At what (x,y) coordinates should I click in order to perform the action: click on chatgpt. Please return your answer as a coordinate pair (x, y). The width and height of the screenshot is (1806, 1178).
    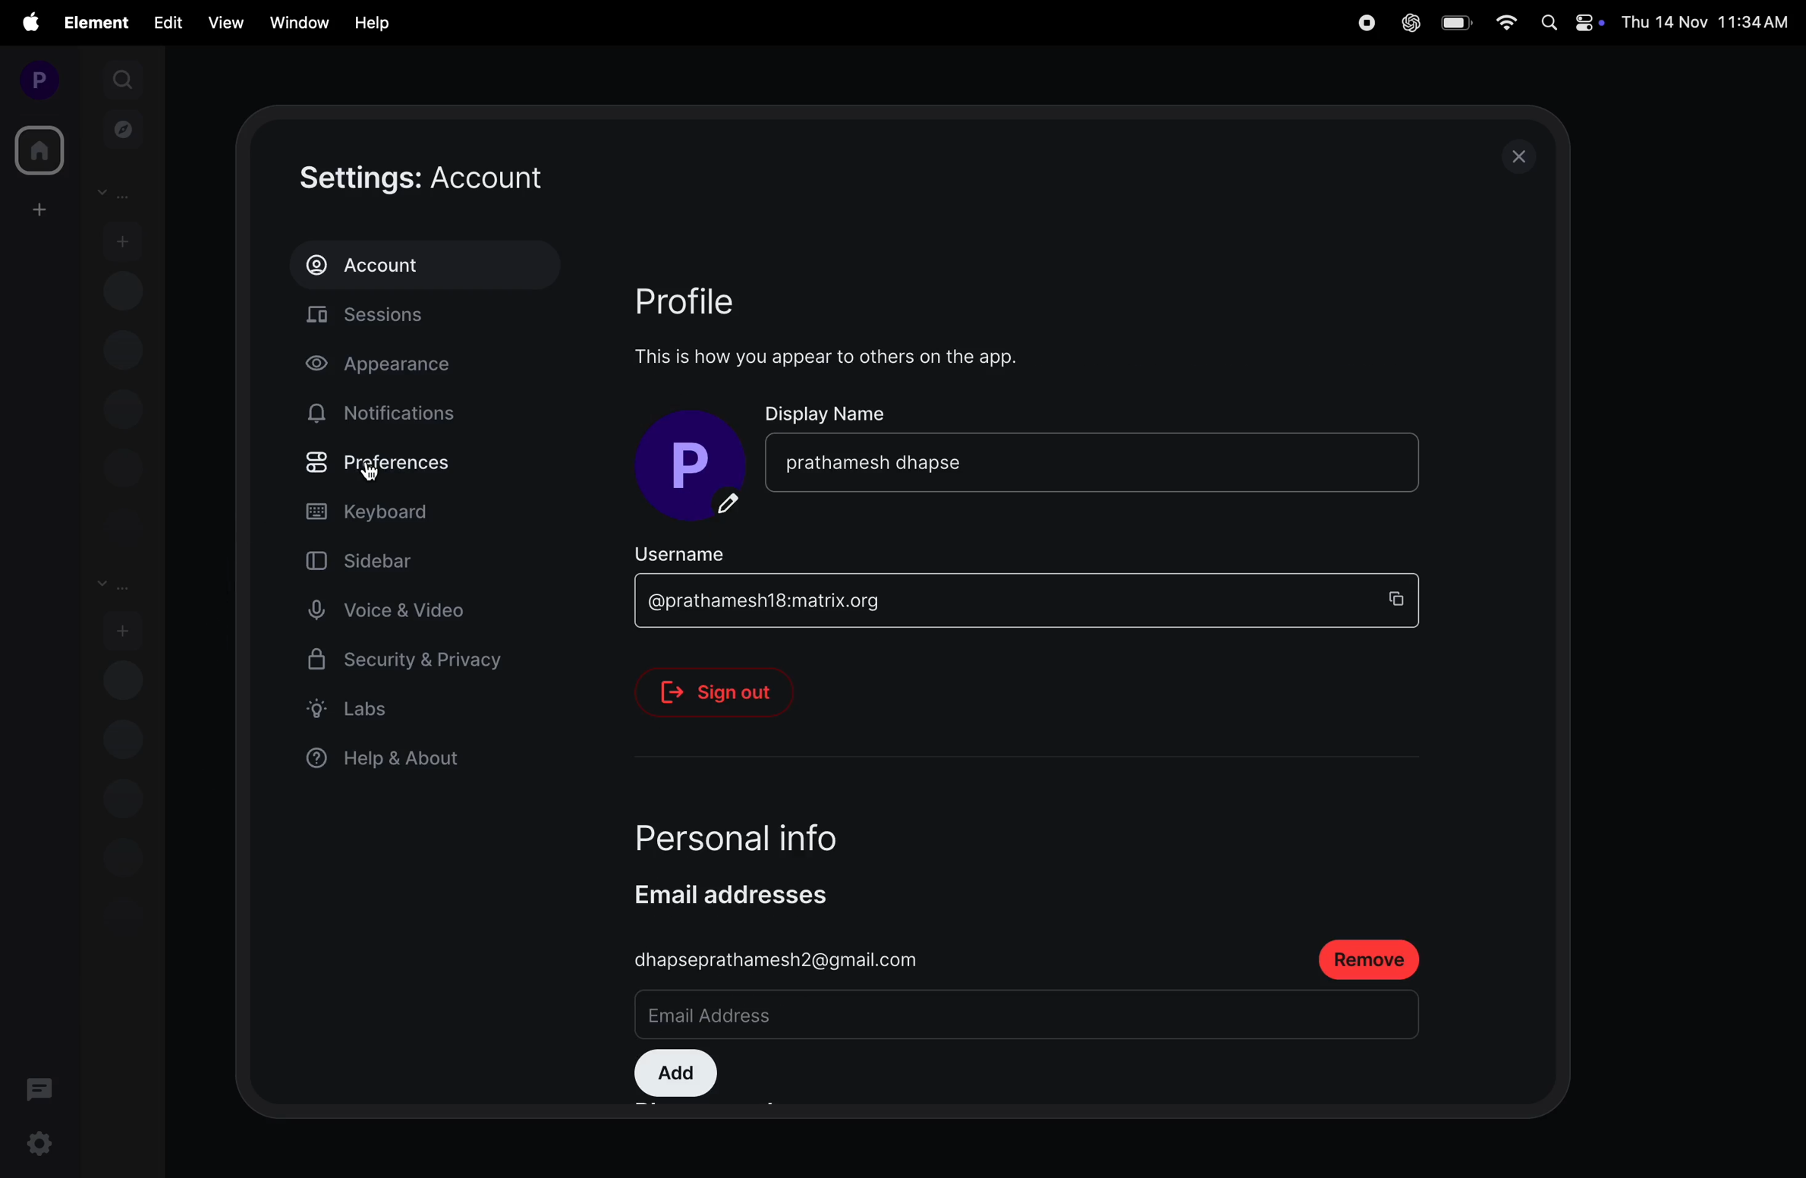
    Looking at the image, I should click on (1408, 23).